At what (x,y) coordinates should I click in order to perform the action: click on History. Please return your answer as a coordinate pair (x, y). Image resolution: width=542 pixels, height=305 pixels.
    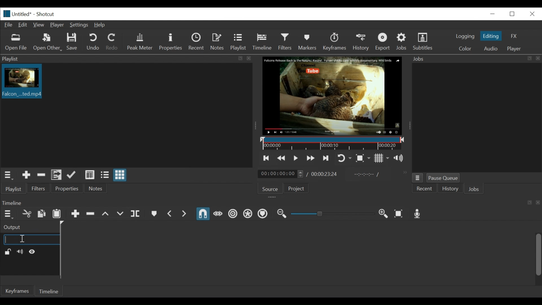
    Looking at the image, I should click on (362, 42).